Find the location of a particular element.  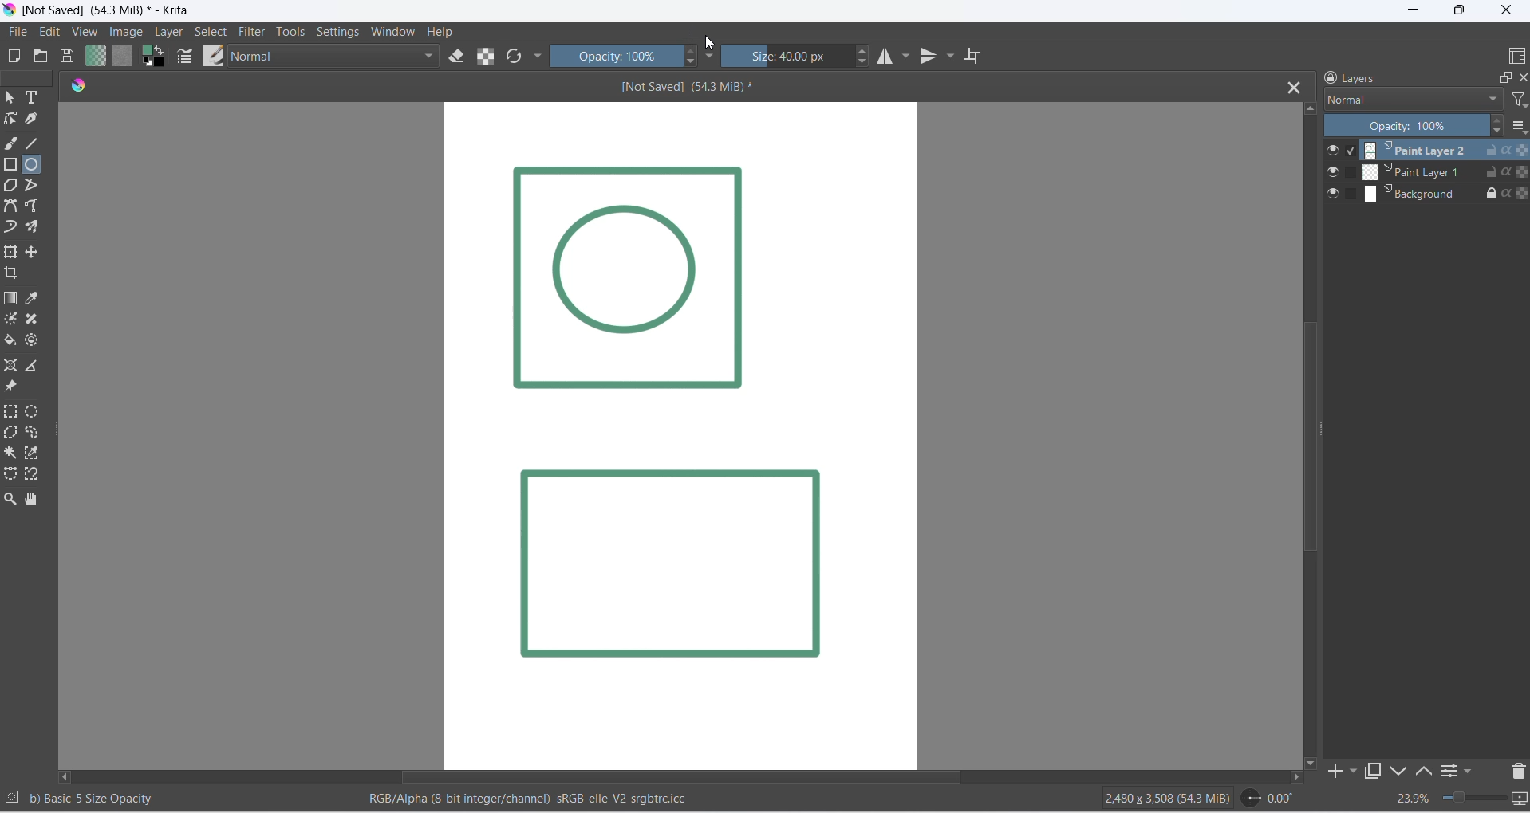

tools is located at coordinates (291, 32).